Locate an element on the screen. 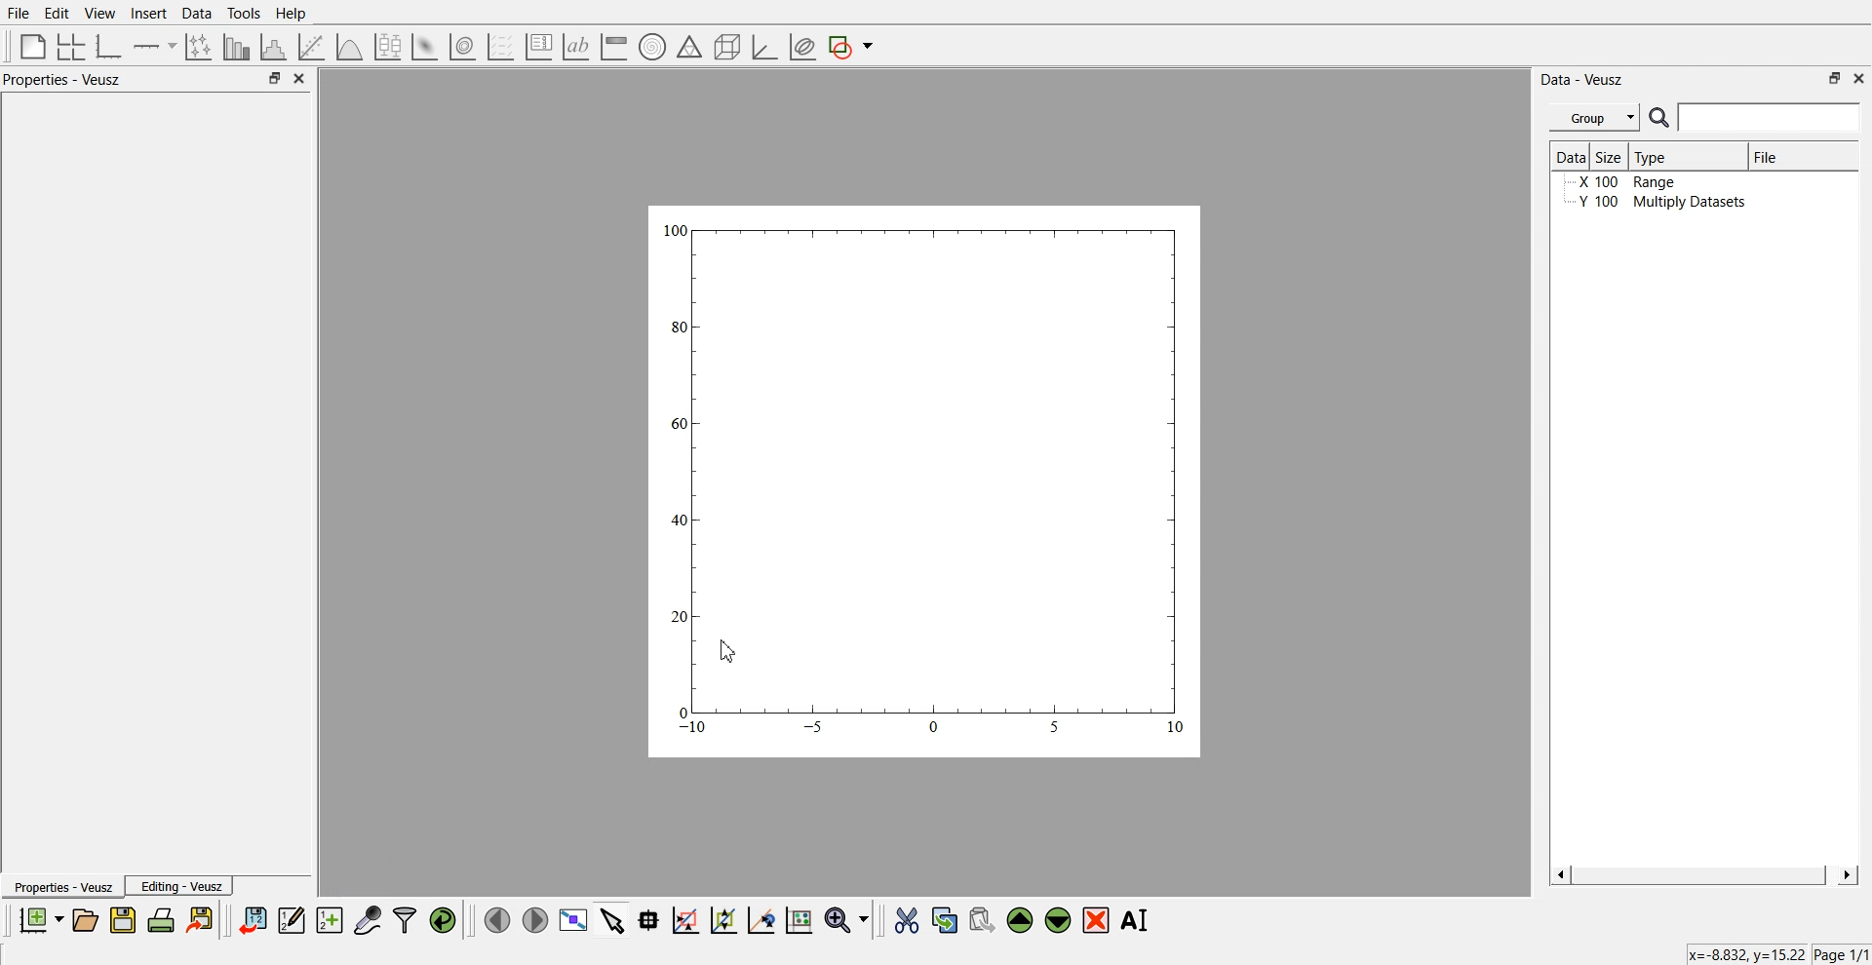 This screenshot has height=965, width=1872. add a shape is located at coordinates (852, 48).